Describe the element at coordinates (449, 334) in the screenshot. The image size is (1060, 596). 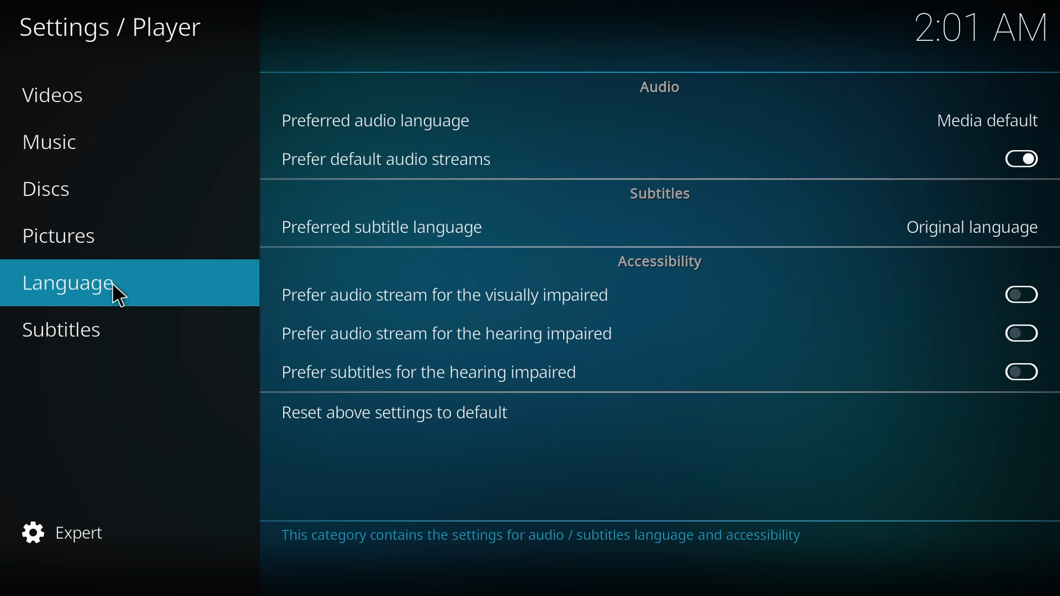
I see `prefer audio stream for hearing impaired` at that location.